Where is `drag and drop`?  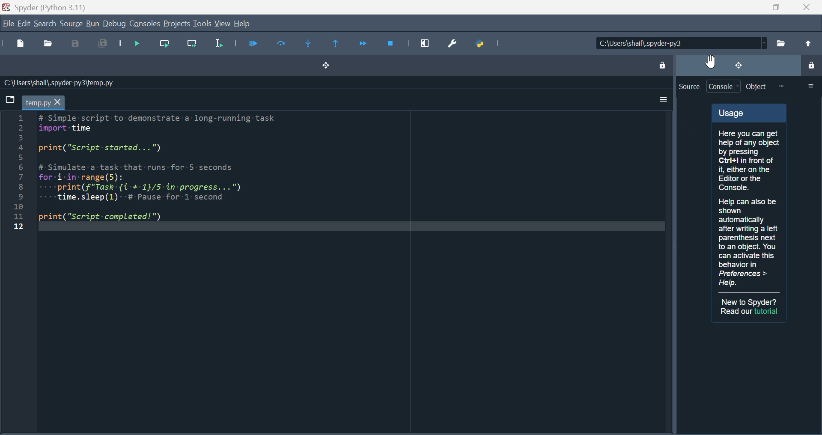
drag and drop is located at coordinates (738, 65).